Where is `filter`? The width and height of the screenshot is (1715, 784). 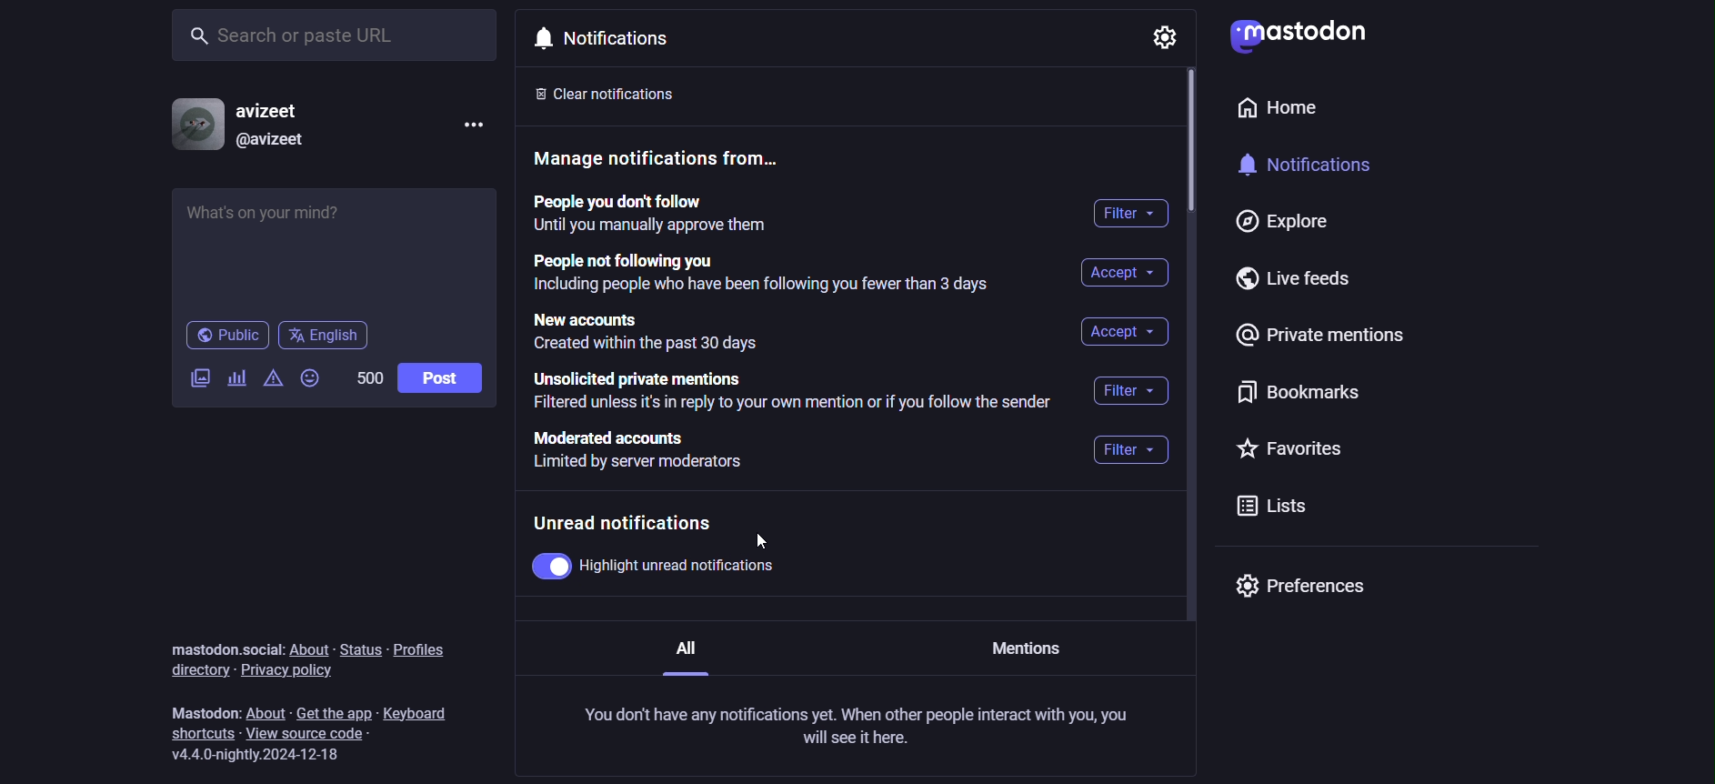
filter is located at coordinates (1132, 213).